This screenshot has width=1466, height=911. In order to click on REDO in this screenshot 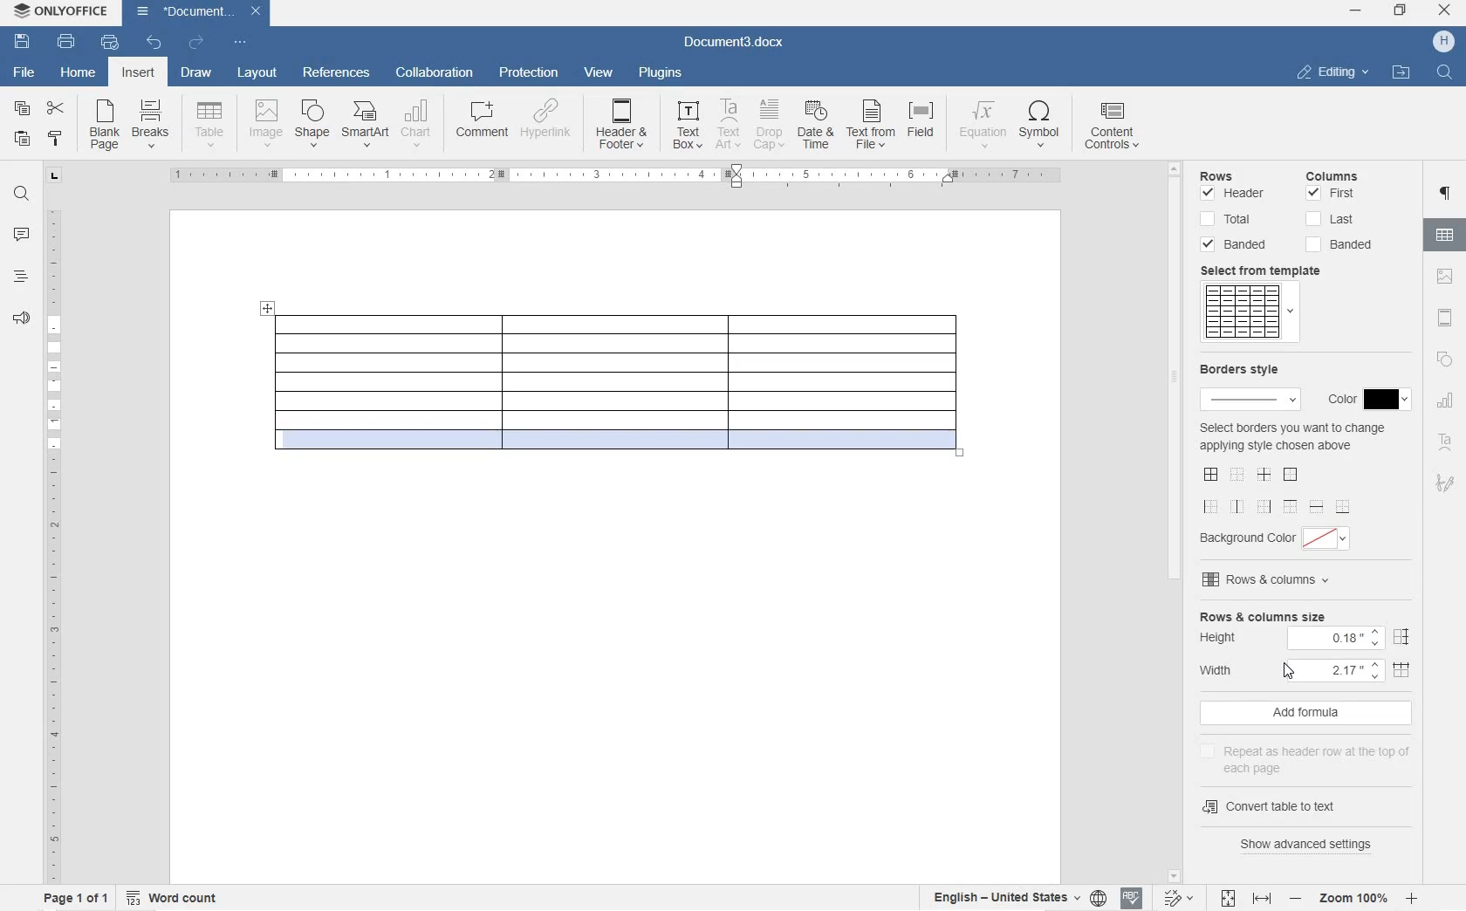, I will do `click(195, 42)`.